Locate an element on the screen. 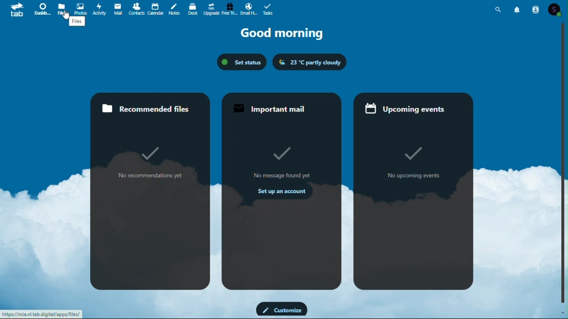  Contacts is located at coordinates (137, 8).